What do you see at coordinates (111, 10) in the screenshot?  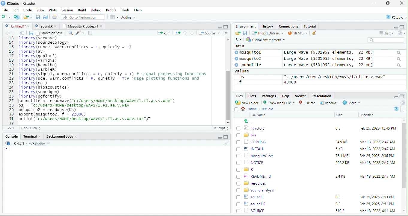 I see `Profile` at bounding box center [111, 10].